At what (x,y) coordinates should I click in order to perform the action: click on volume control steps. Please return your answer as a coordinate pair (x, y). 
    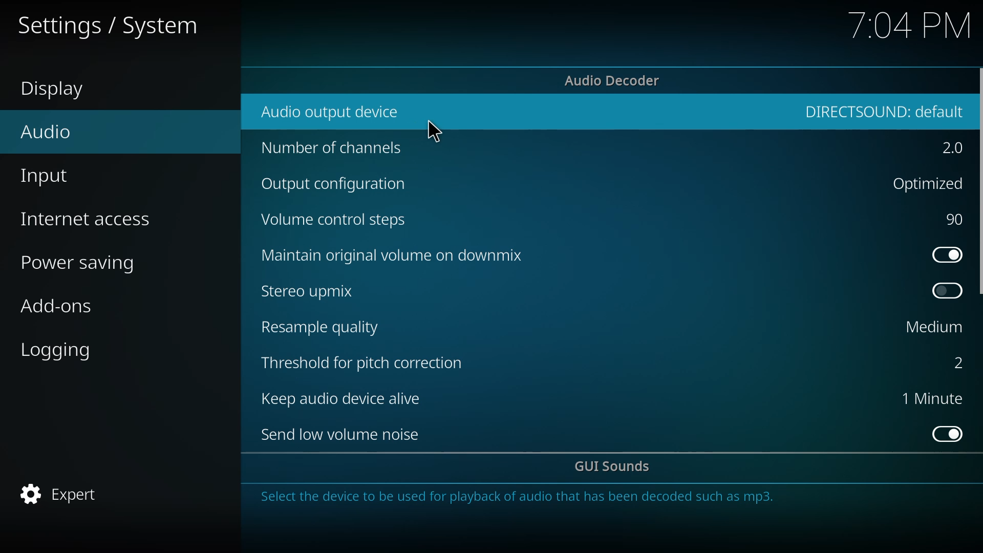
    Looking at the image, I should click on (335, 220).